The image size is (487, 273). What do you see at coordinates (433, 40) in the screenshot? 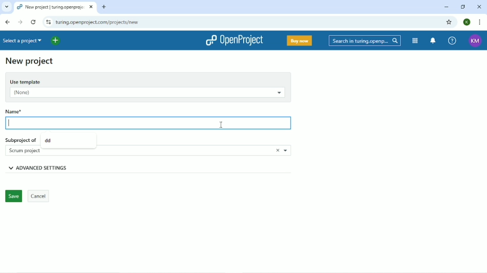
I see `To notification center` at bounding box center [433, 40].